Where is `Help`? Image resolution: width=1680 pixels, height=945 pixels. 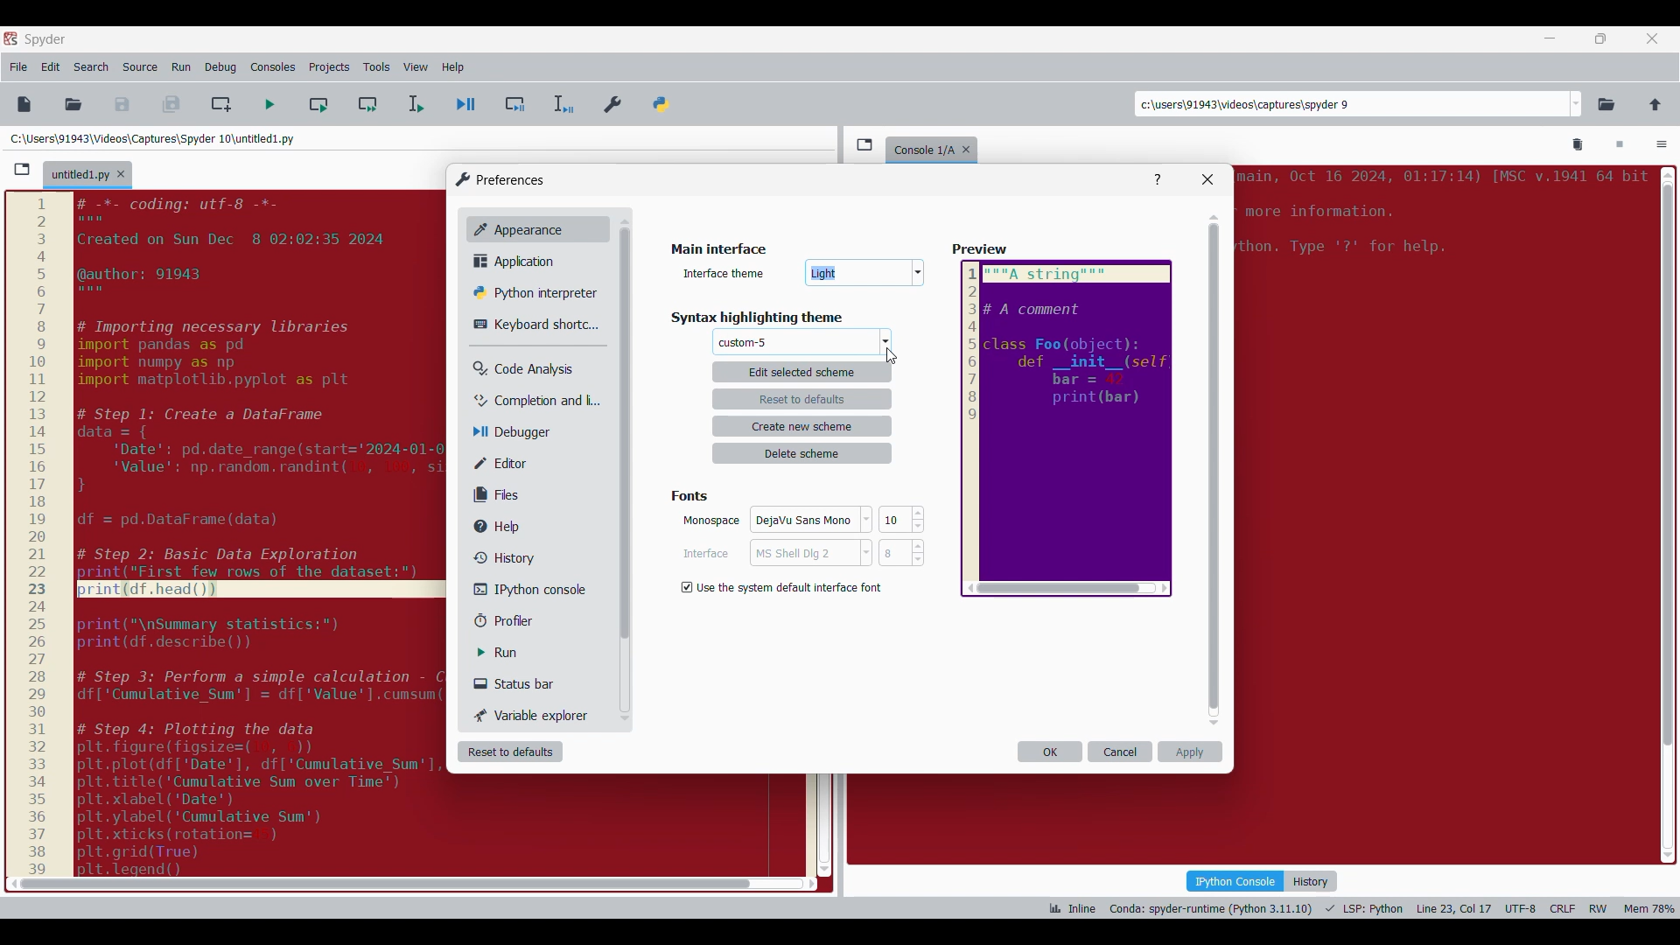
Help is located at coordinates (505, 527).